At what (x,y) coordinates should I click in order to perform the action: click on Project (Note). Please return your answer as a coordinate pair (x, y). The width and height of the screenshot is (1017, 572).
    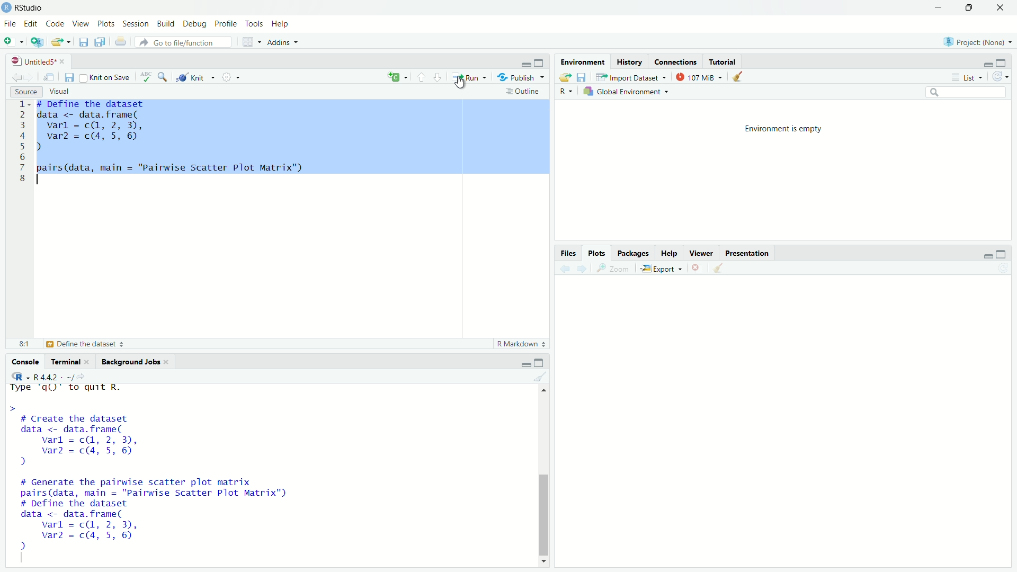
    Looking at the image, I should click on (978, 42).